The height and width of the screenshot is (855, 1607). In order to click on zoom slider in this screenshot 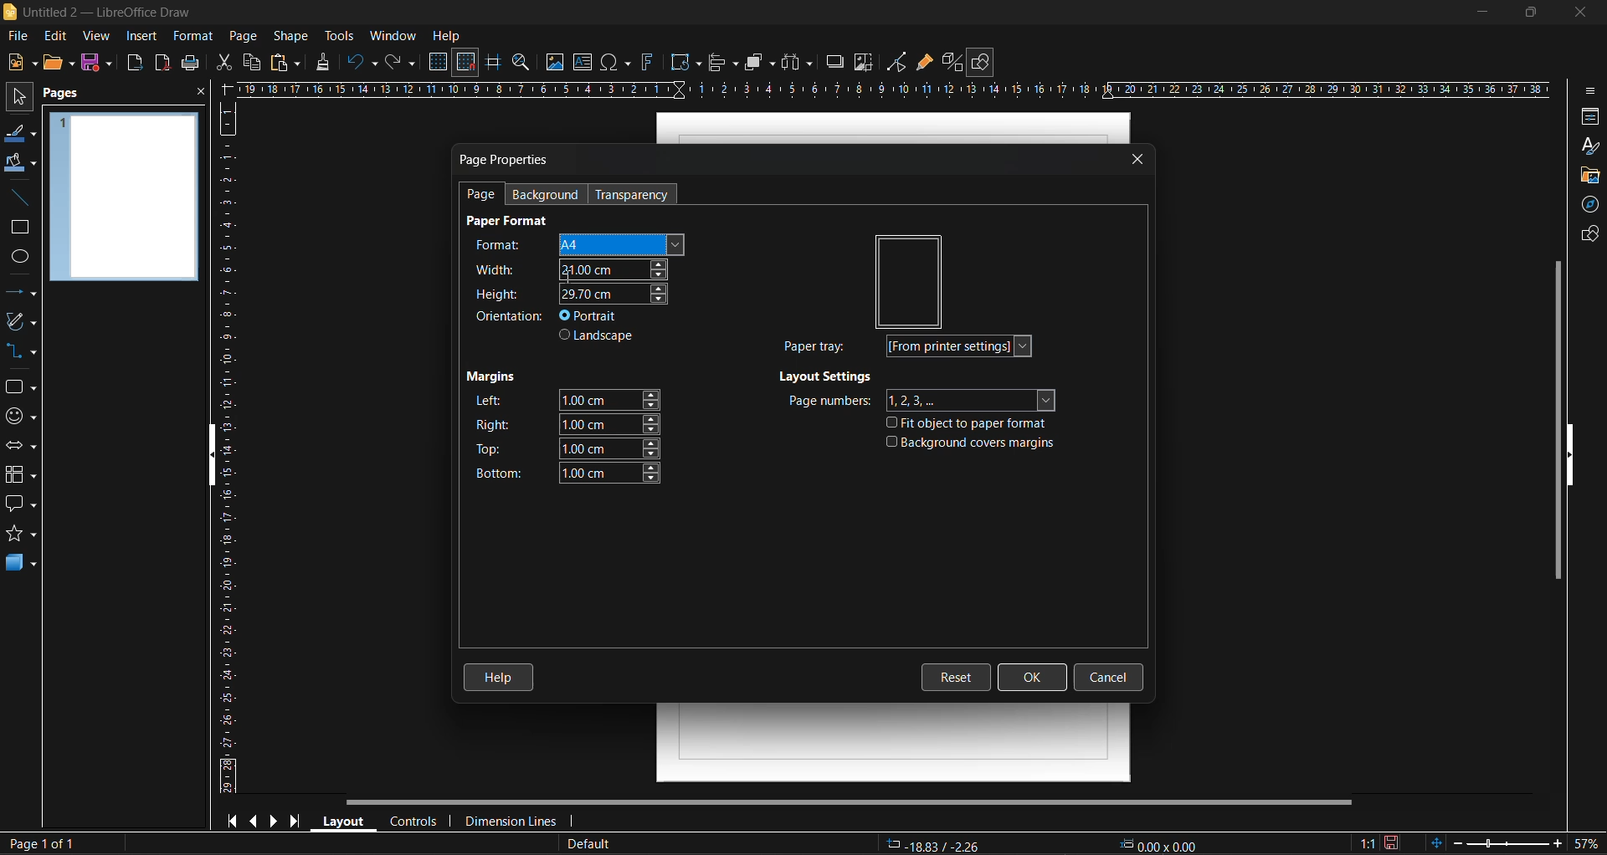, I will do `click(1500, 845)`.